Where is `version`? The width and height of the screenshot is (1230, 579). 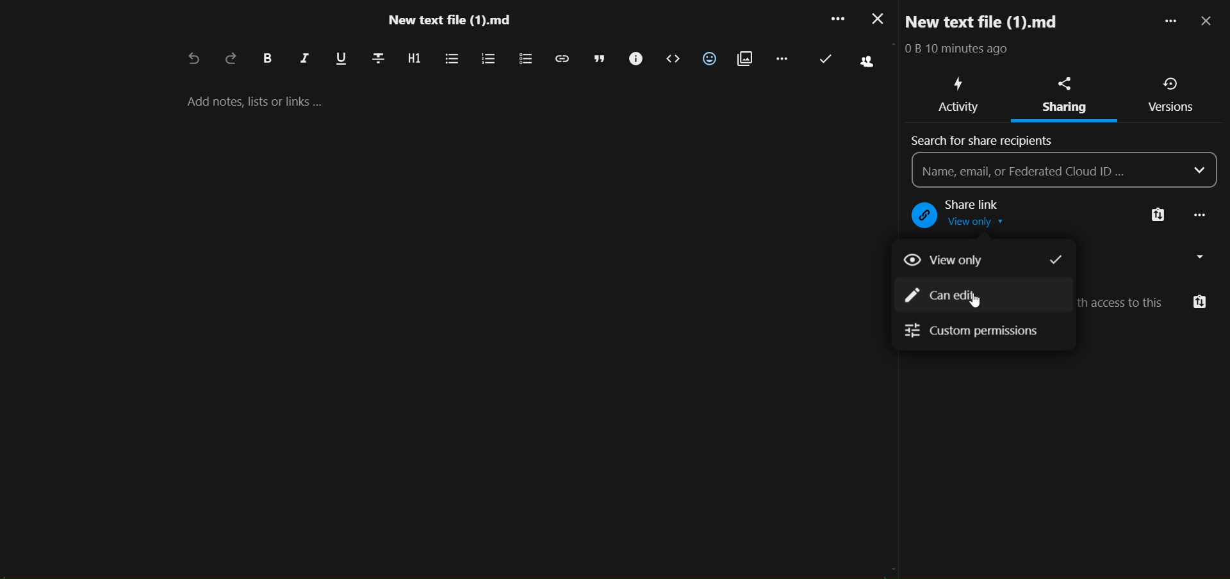 version is located at coordinates (1172, 110).